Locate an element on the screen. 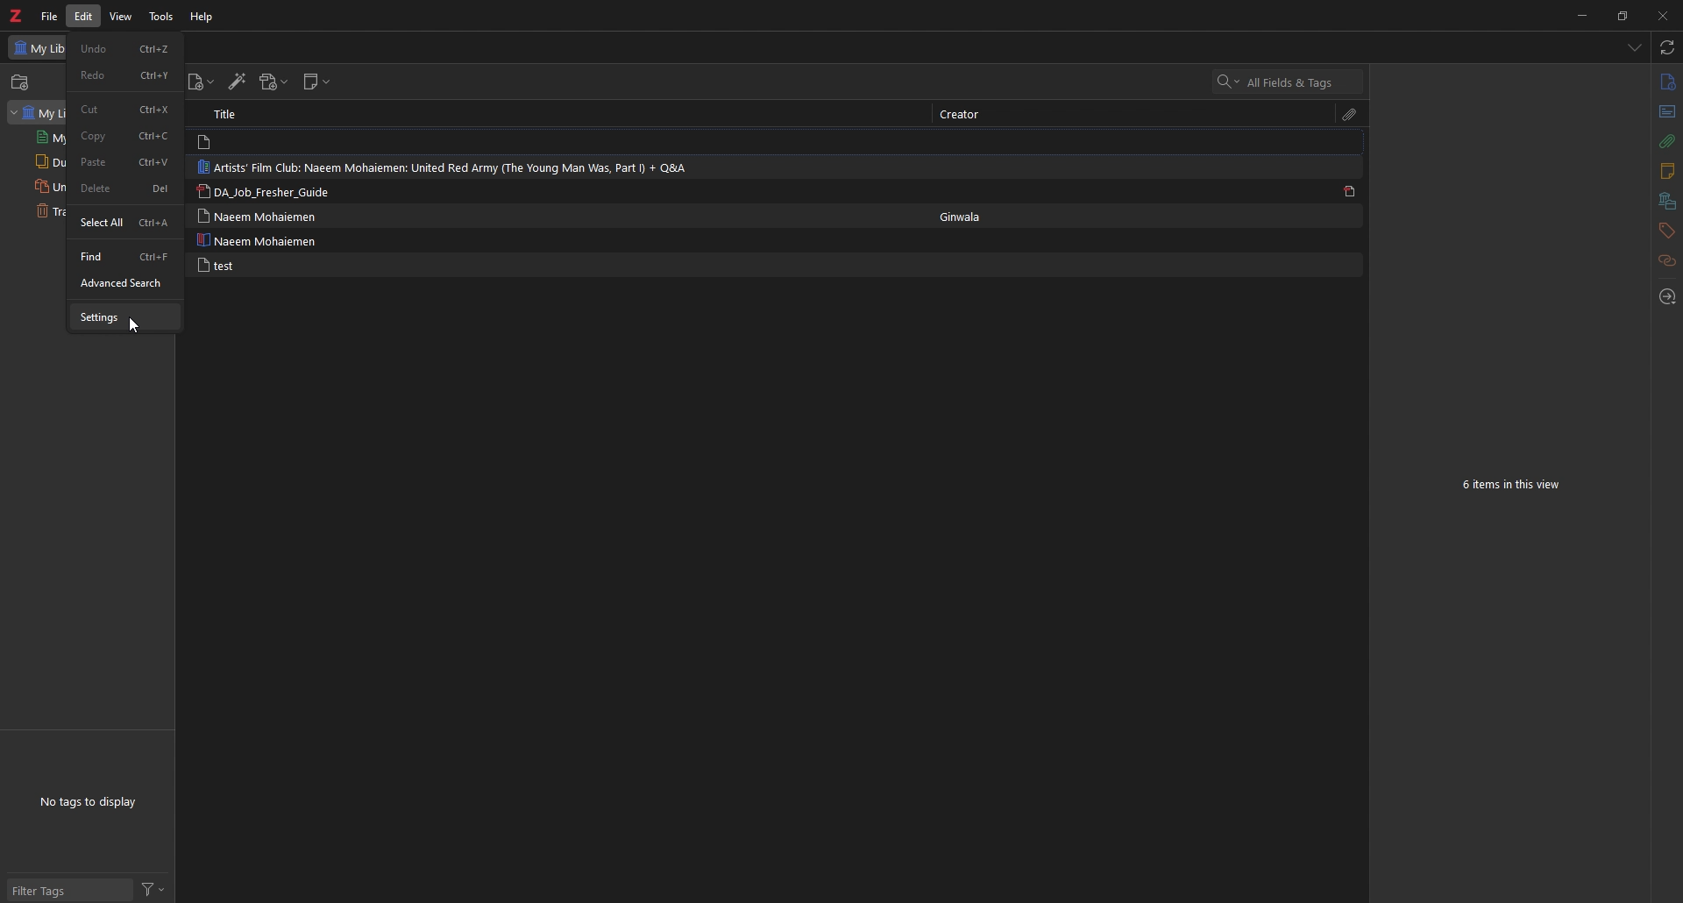 This screenshot has height=903, width=1683. add items is located at coordinates (22, 82).